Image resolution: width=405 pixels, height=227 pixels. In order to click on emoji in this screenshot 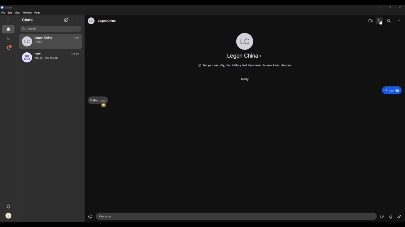, I will do `click(91, 216)`.